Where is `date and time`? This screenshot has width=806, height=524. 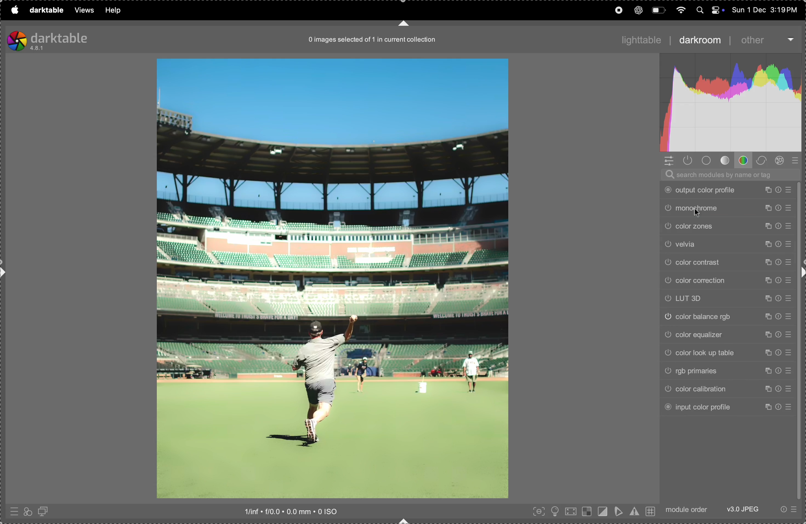
date and time is located at coordinates (766, 10).